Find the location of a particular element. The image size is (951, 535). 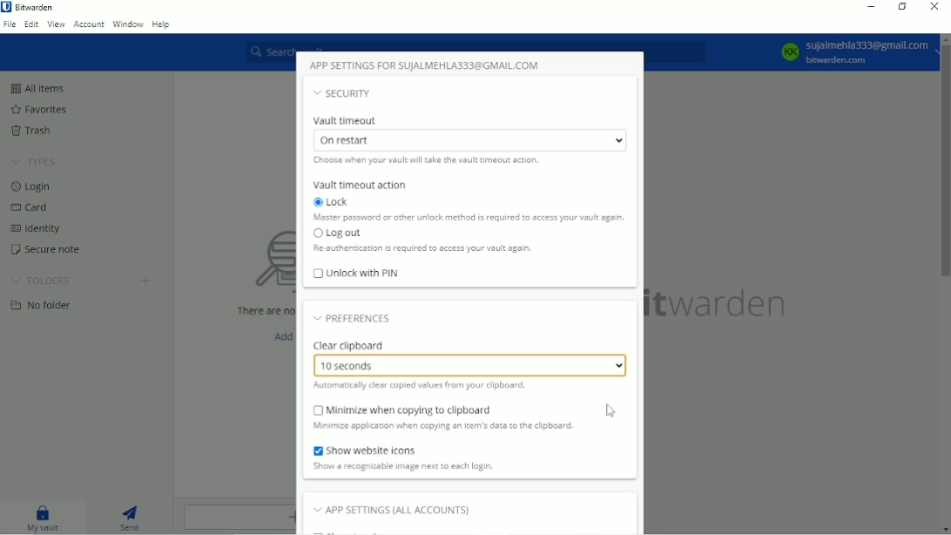

On restart is located at coordinates (466, 139).